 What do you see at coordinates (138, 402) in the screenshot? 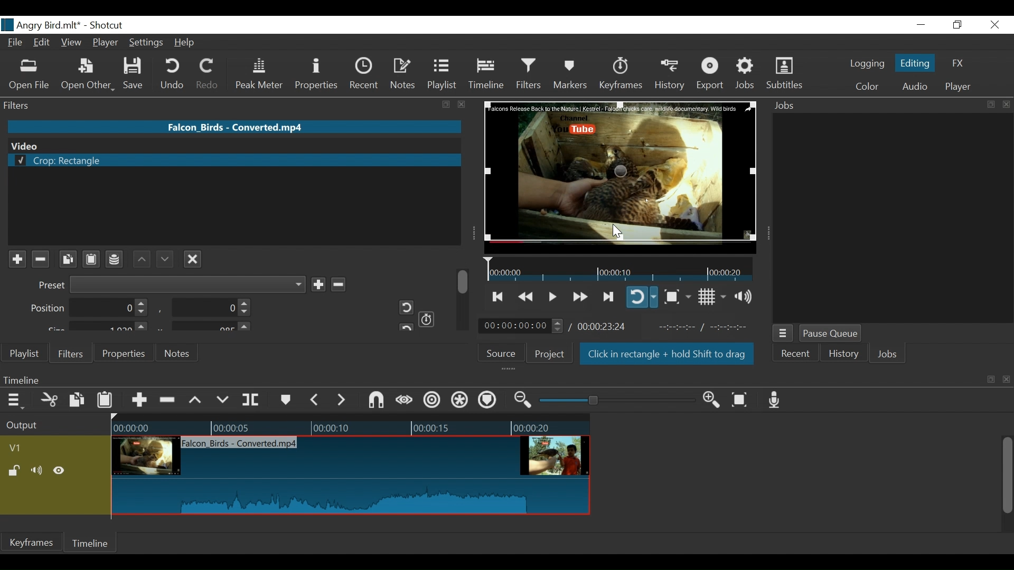
I see `Append` at bounding box center [138, 402].